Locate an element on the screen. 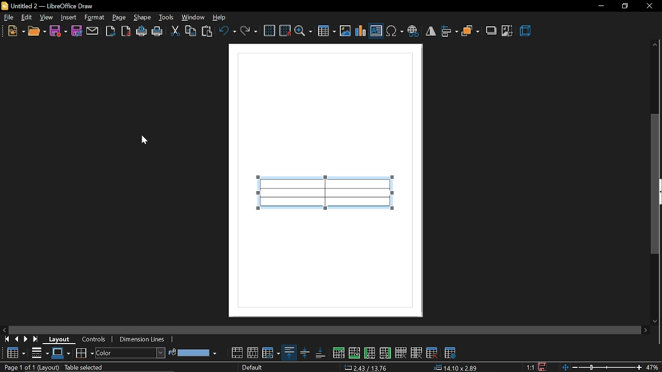 Image resolution: width=662 pixels, height=372 pixels. zoom is located at coordinates (304, 31).